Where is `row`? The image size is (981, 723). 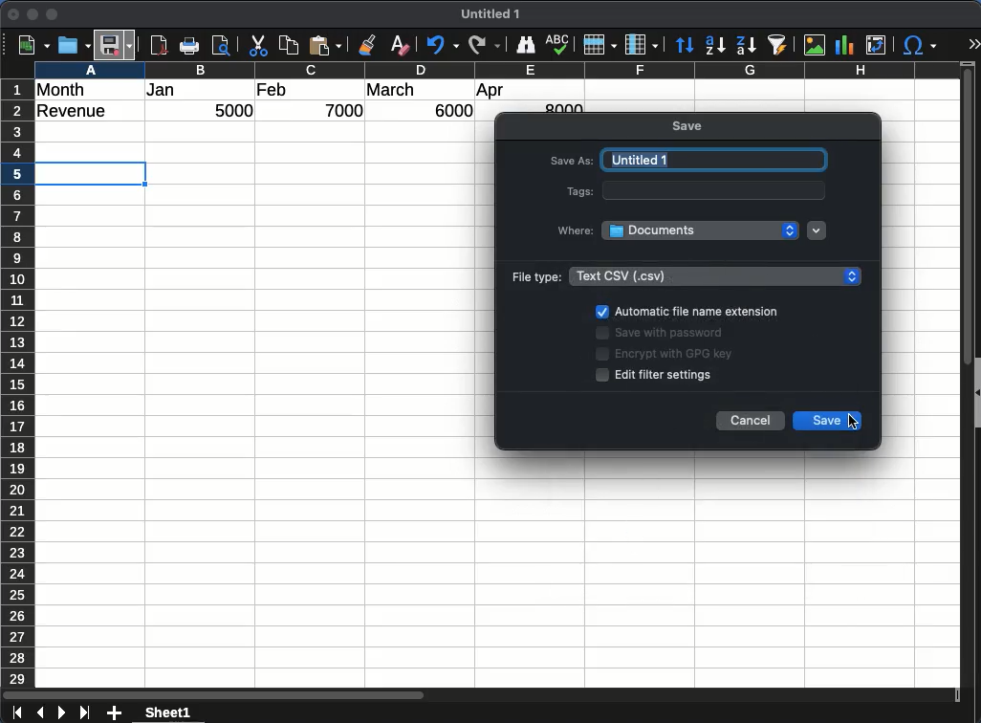
row is located at coordinates (16, 383).